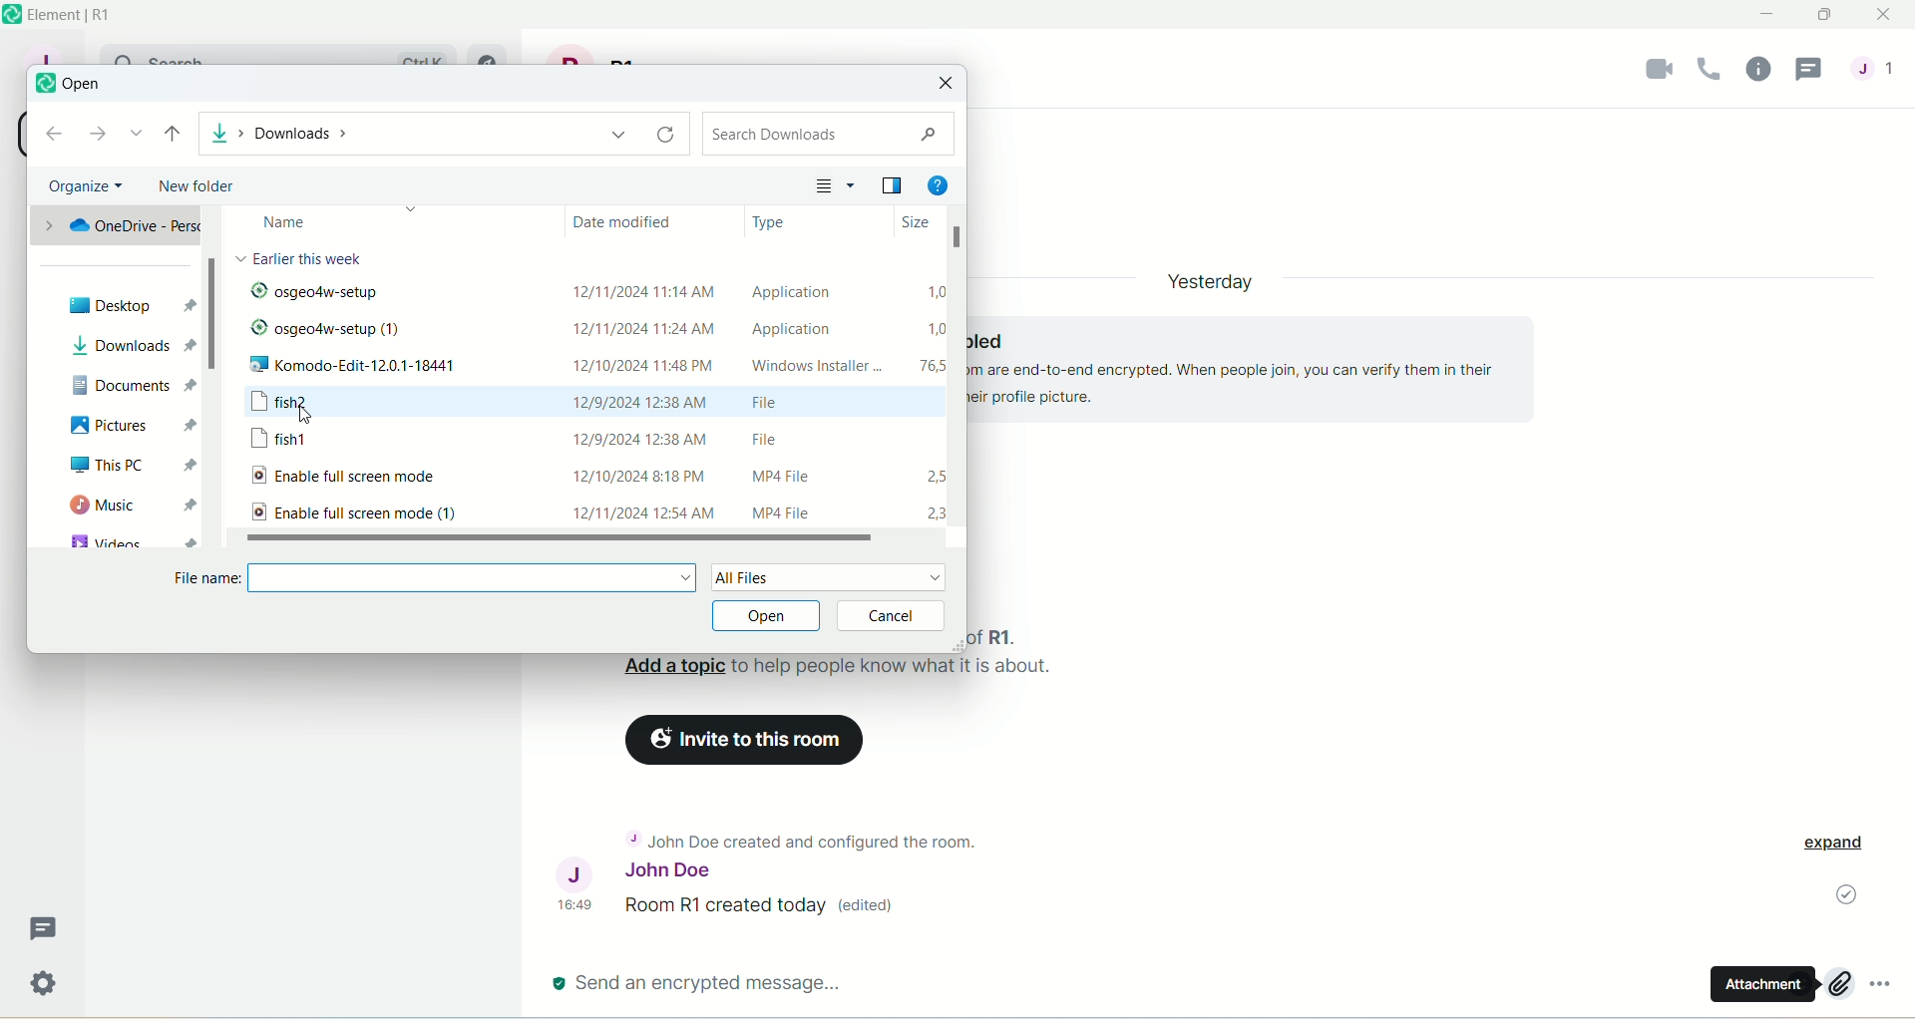 The width and height of the screenshot is (1915, 1019). Describe the element at coordinates (1838, 984) in the screenshot. I see `attachment` at that location.